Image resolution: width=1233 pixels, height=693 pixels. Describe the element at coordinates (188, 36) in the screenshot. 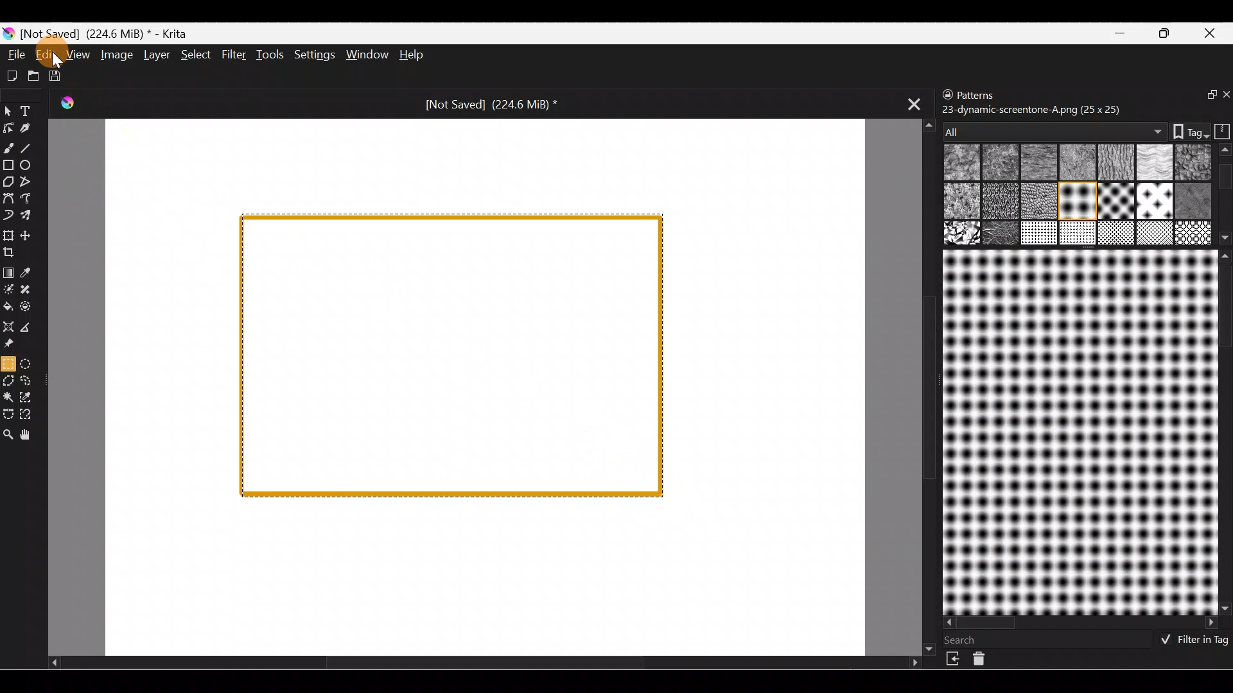

I see `[Not Saved] (214.5 MiB) * - Krita` at that location.